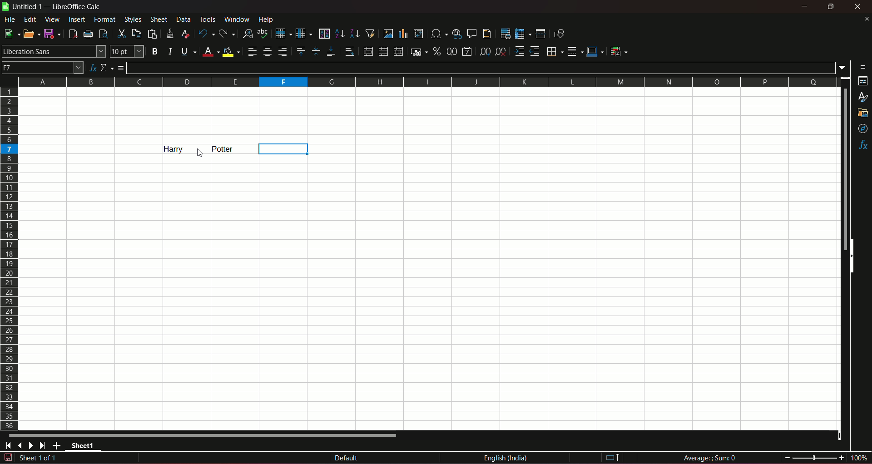 This screenshot has width=872, height=464. What do you see at coordinates (456, 33) in the screenshot?
I see `insert hyperlink` at bounding box center [456, 33].